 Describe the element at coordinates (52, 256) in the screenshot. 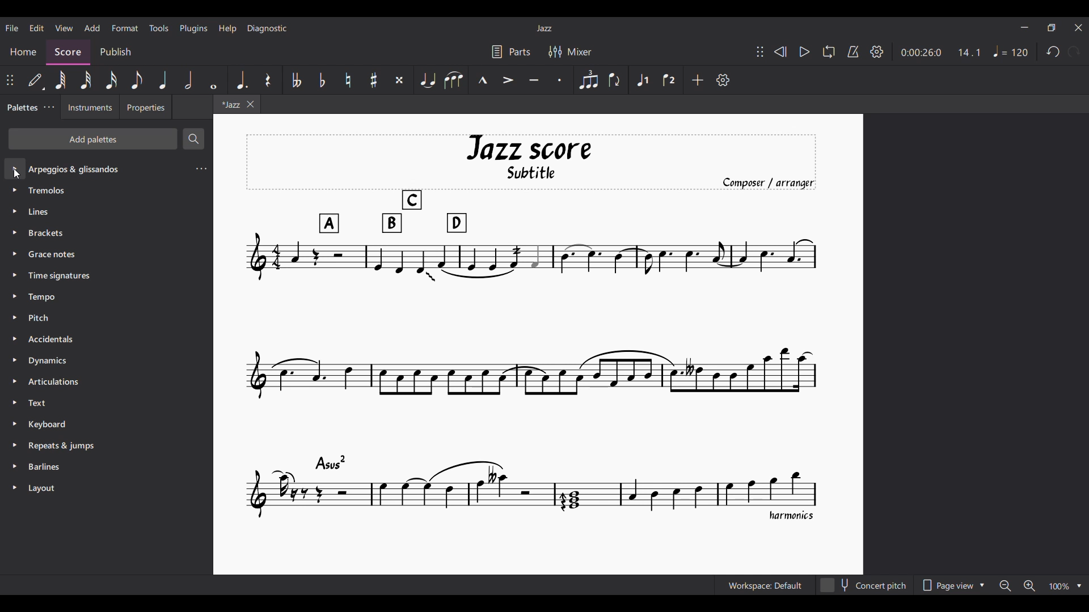

I see `Grace Notes` at that location.